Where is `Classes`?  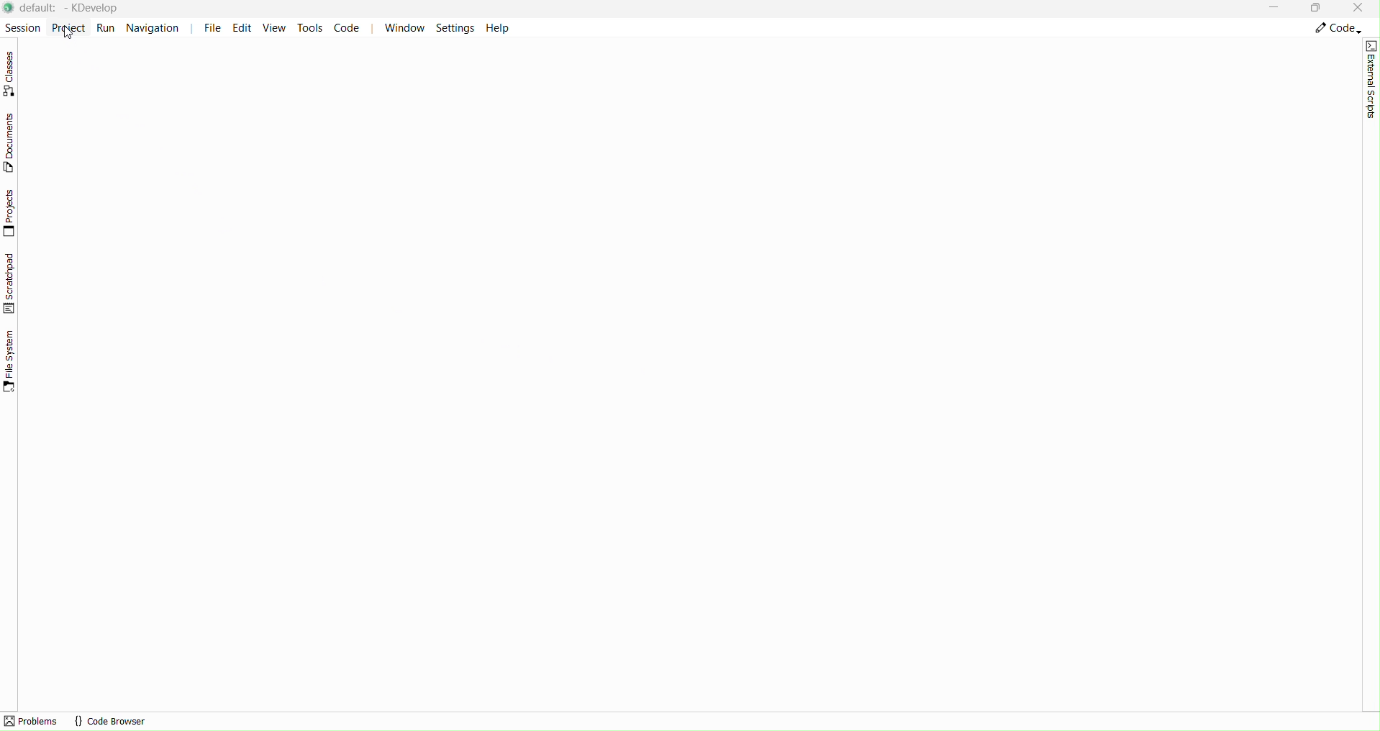
Classes is located at coordinates (14, 73).